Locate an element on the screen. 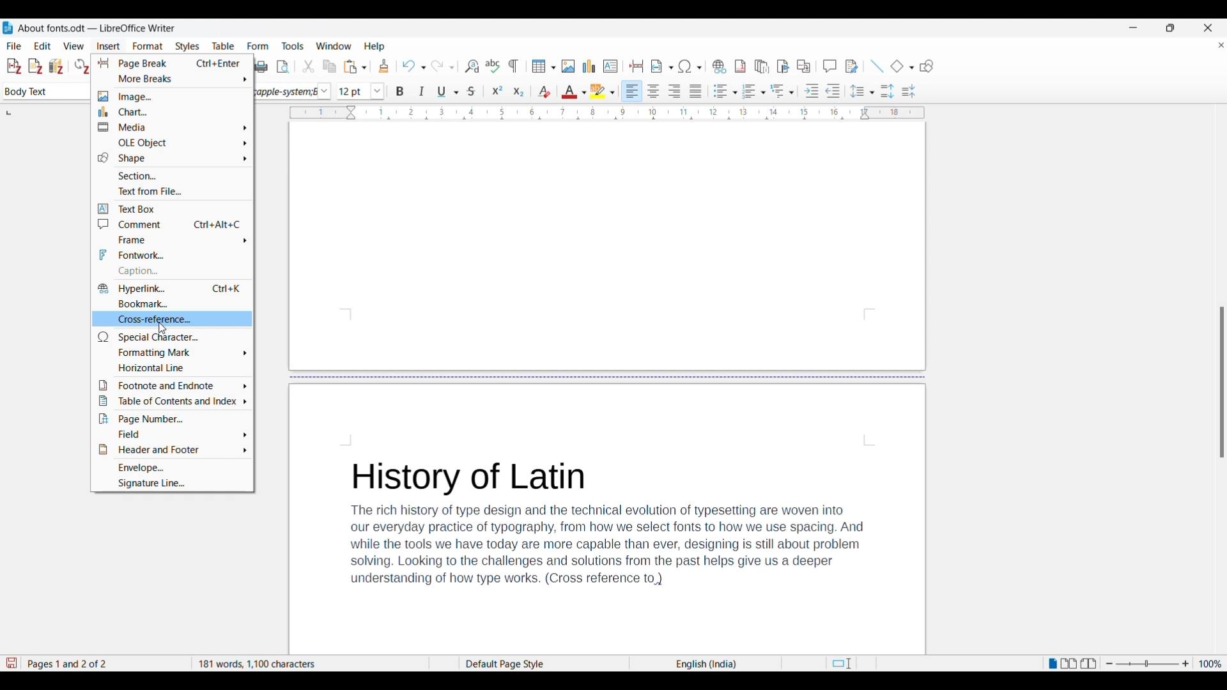 The image size is (1227, 690). Bold is located at coordinates (400, 92).